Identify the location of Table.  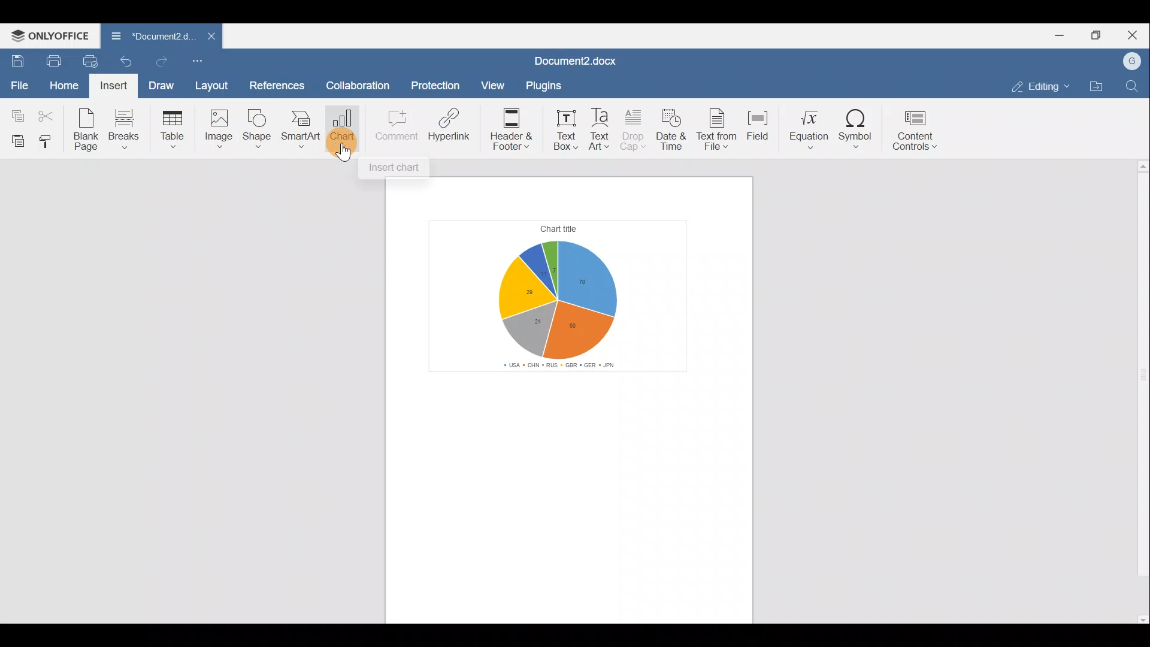
(175, 128).